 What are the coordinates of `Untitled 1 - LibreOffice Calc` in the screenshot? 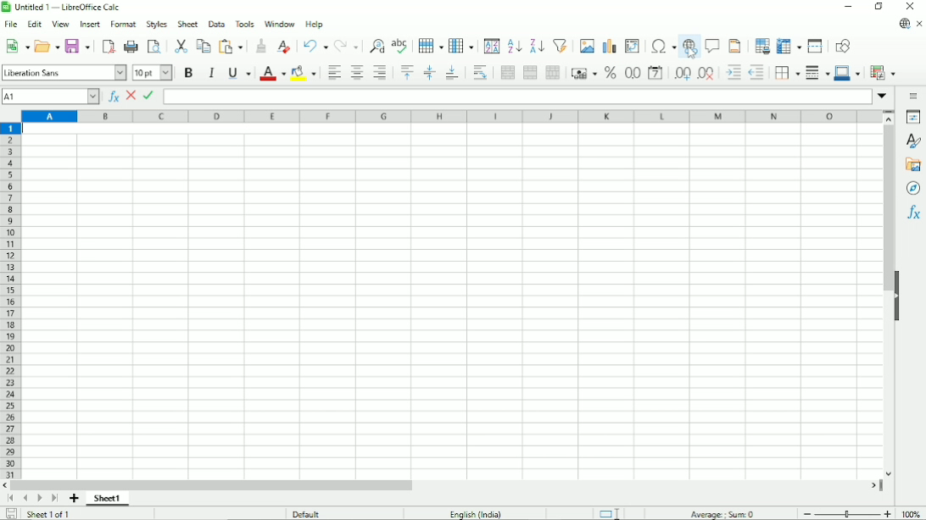 It's located at (64, 8).